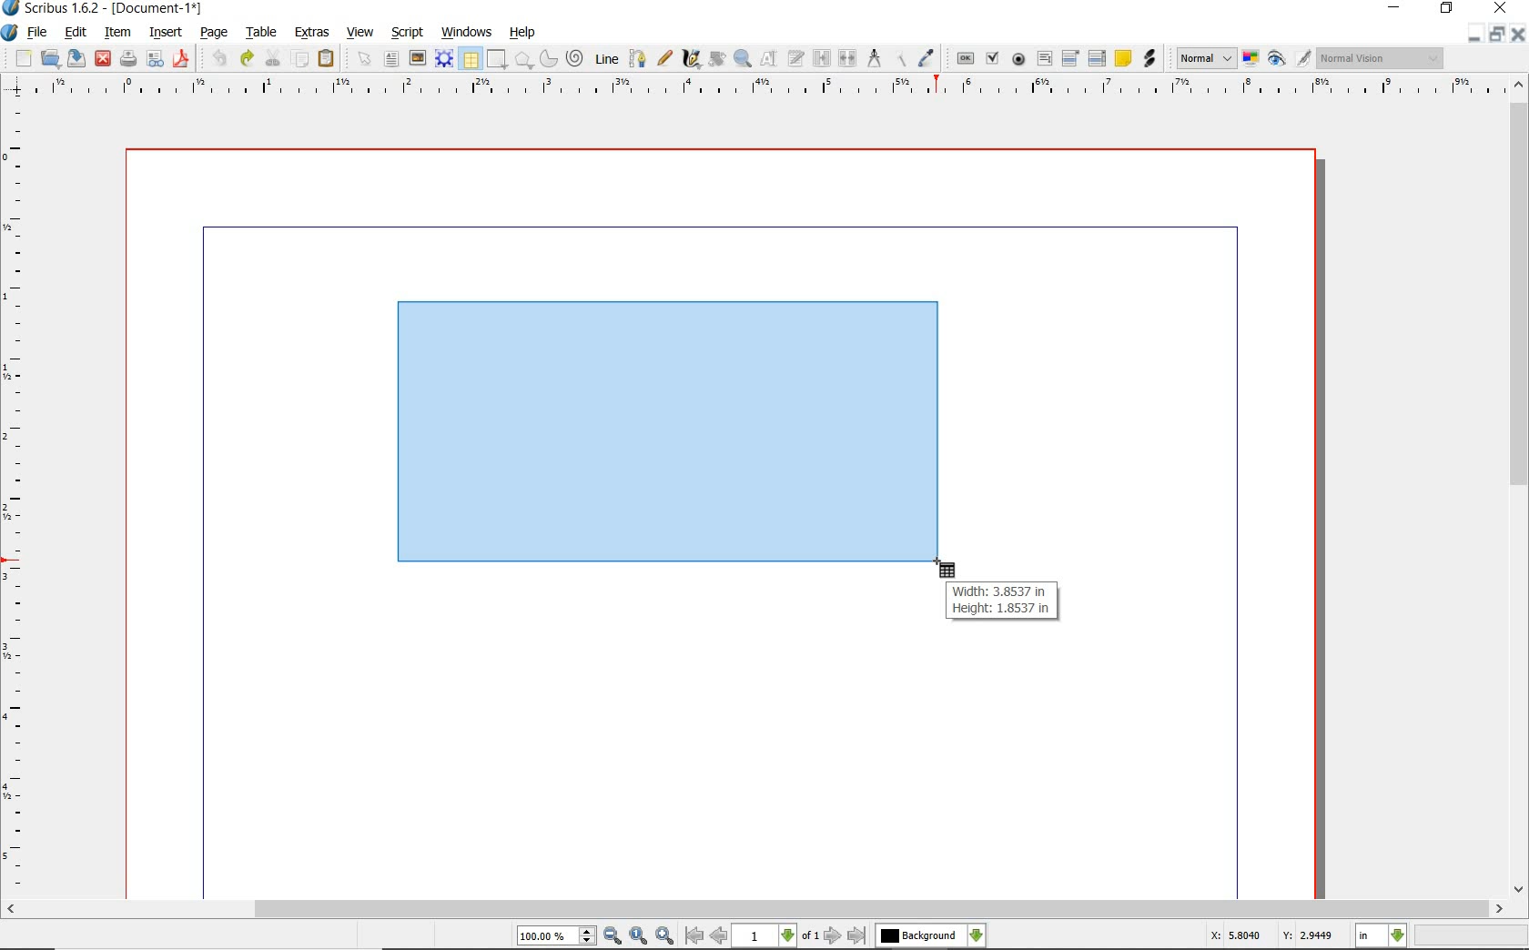  I want to click on image preview quality, so click(1205, 56).